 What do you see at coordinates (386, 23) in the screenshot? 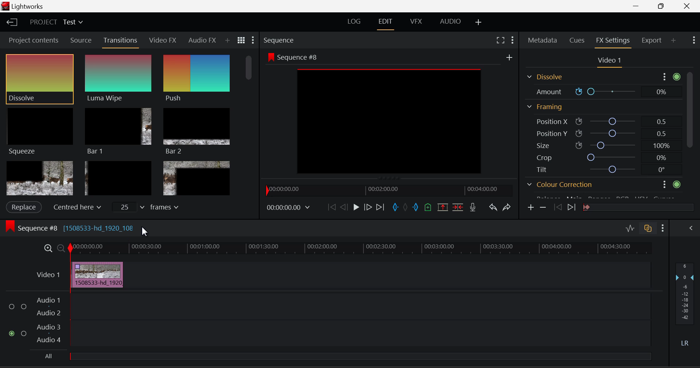
I see `EDIT Layout Open` at bounding box center [386, 23].